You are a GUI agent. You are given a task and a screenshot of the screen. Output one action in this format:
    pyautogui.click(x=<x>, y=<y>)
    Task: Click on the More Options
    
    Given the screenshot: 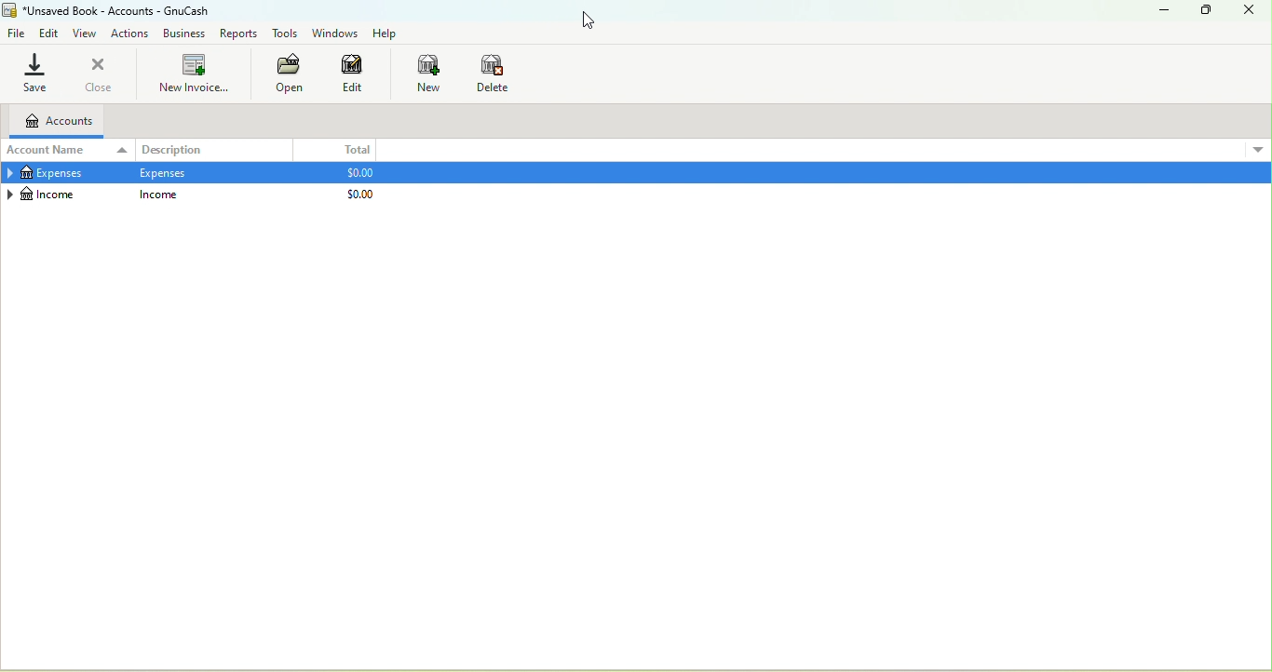 What is the action you would take?
    pyautogui.click(x=1258, y=148)
    